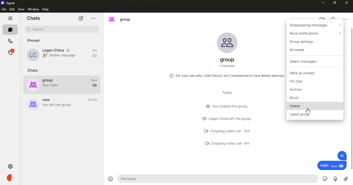 This screenshot has height=185, width=353. What do you see at coordinates (10, 178) in the screenshot?
I see `profile` at bounding box center [10, 178].